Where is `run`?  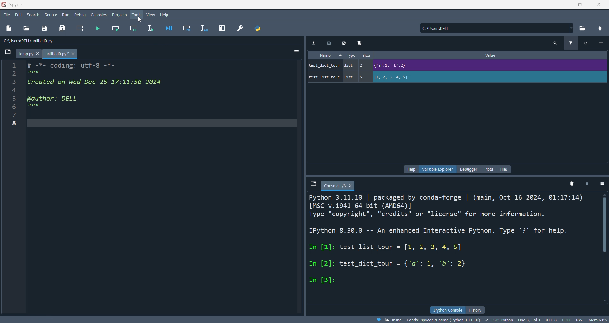 run is located at coordinates (67, 15).